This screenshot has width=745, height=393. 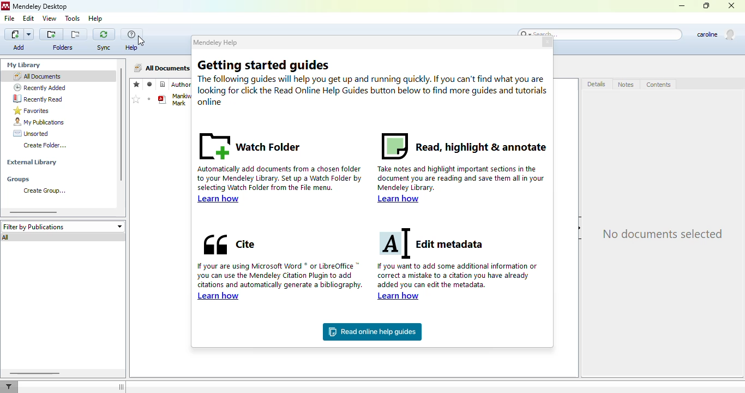 What do you see at coordinates (461, 178) in the screenshot?
I see `take notes and highlight important sections in the document you are reading and save them all in your mendeley library.` at bounding box center [461, 178].